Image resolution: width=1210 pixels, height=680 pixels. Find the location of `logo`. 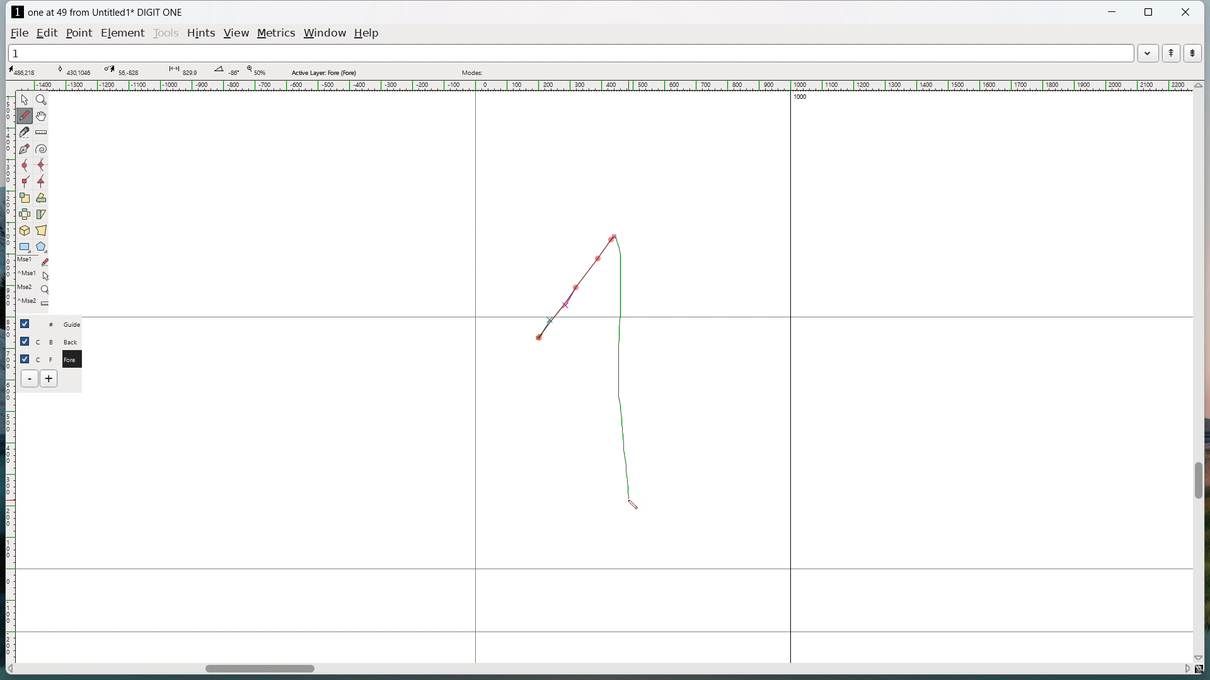

logo is located at coordinates (17, 12).